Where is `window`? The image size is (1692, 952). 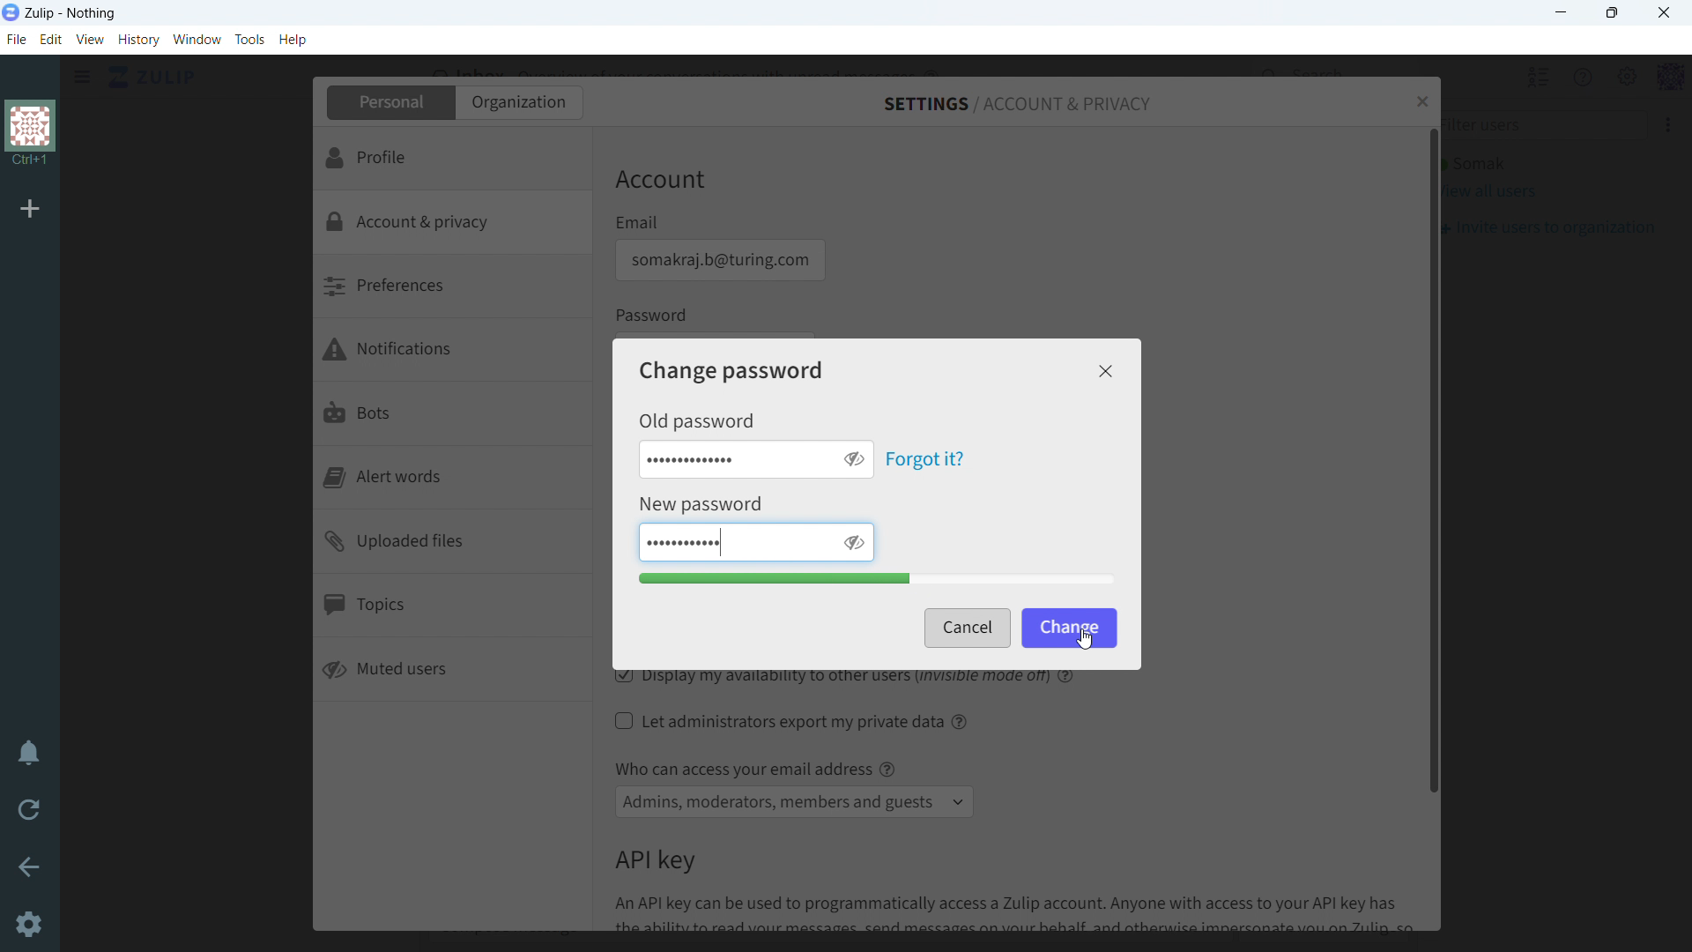 window is located at coordinates (198, 40).